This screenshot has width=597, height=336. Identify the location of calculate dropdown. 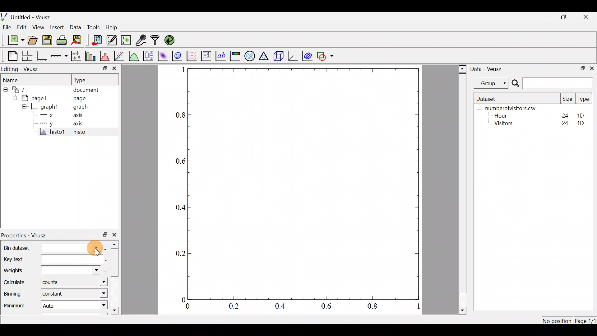
(99, 282).